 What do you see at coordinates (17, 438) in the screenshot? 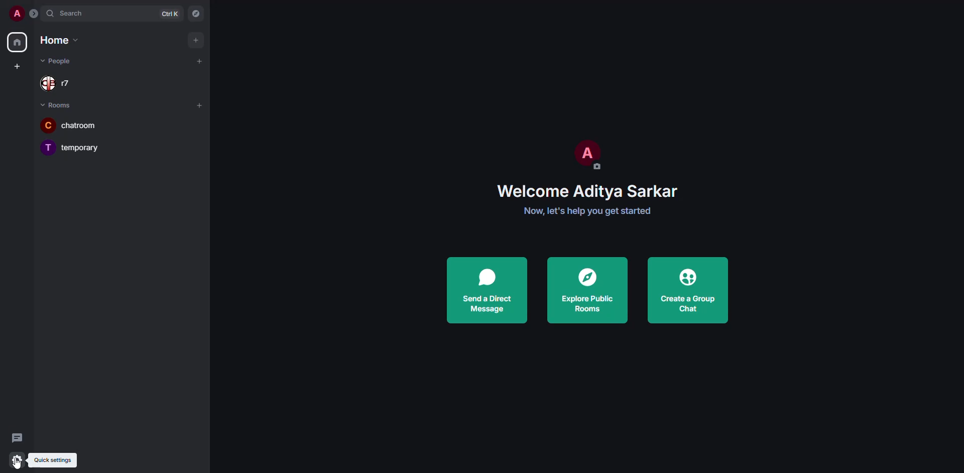
I see `threads` at bounding box center [17, 438].